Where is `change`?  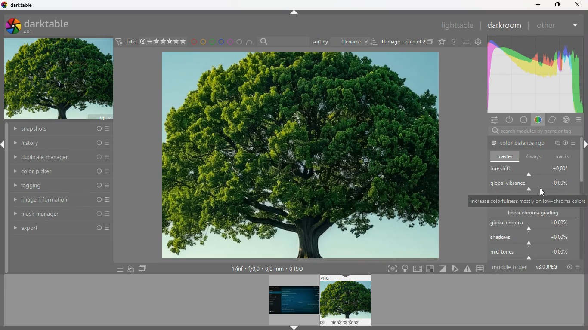
change is located at coordinates (551, 120).